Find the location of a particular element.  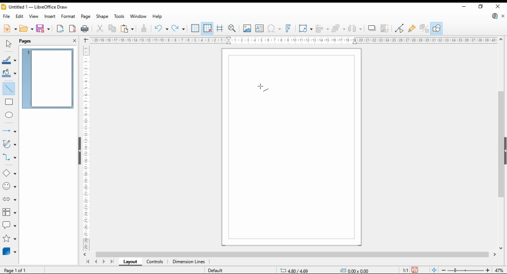

insert fontwork text is located at coordinates (288, 28).